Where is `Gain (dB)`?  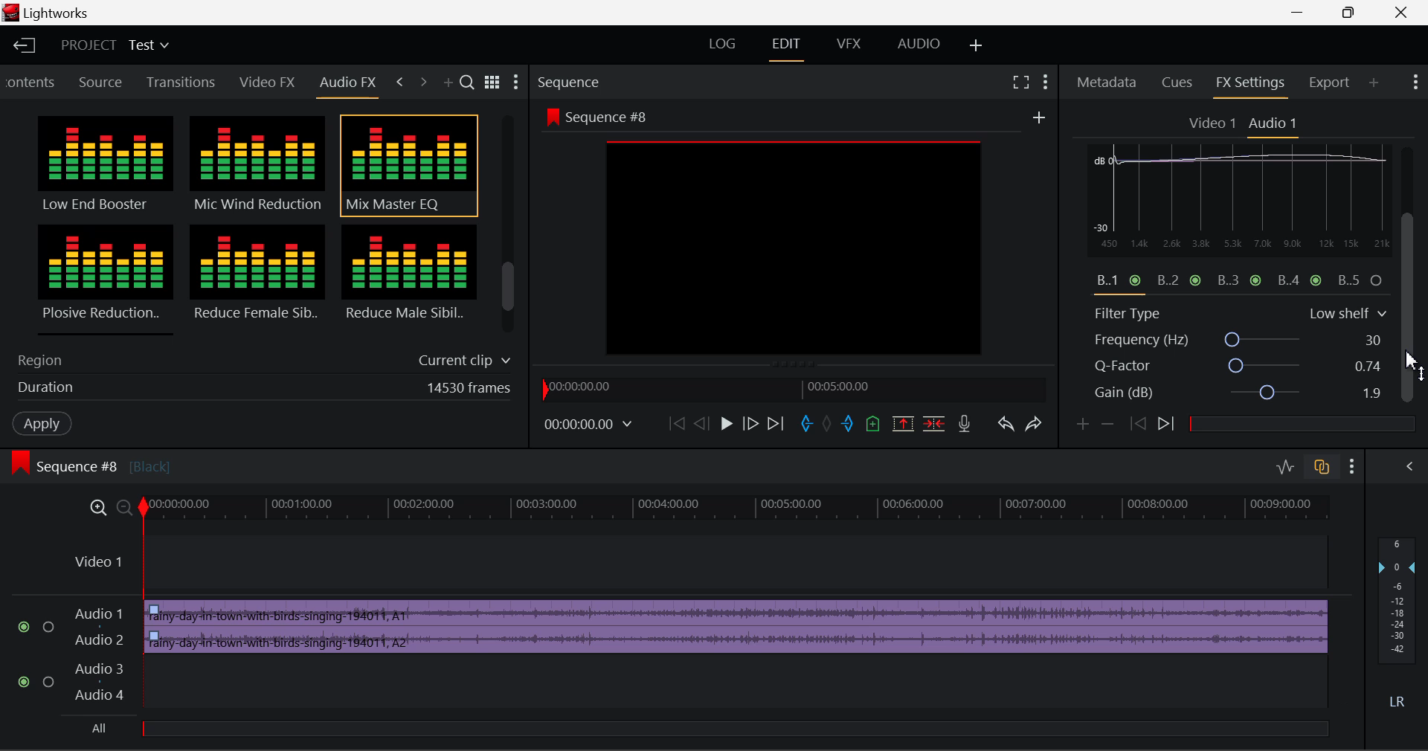
Gain (dB) is located at coordinates (1238, 395).